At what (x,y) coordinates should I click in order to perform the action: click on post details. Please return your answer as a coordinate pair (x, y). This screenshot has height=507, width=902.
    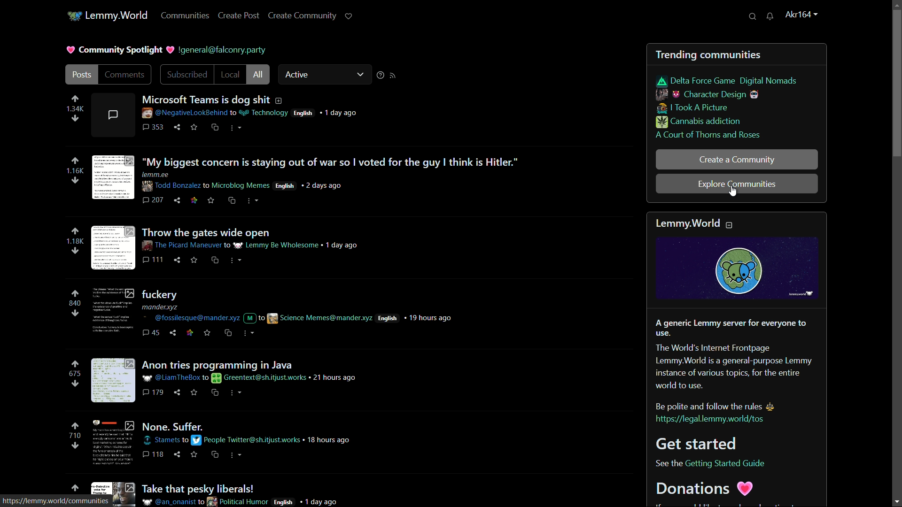
    Looking at the image, I should click on (257, 244).